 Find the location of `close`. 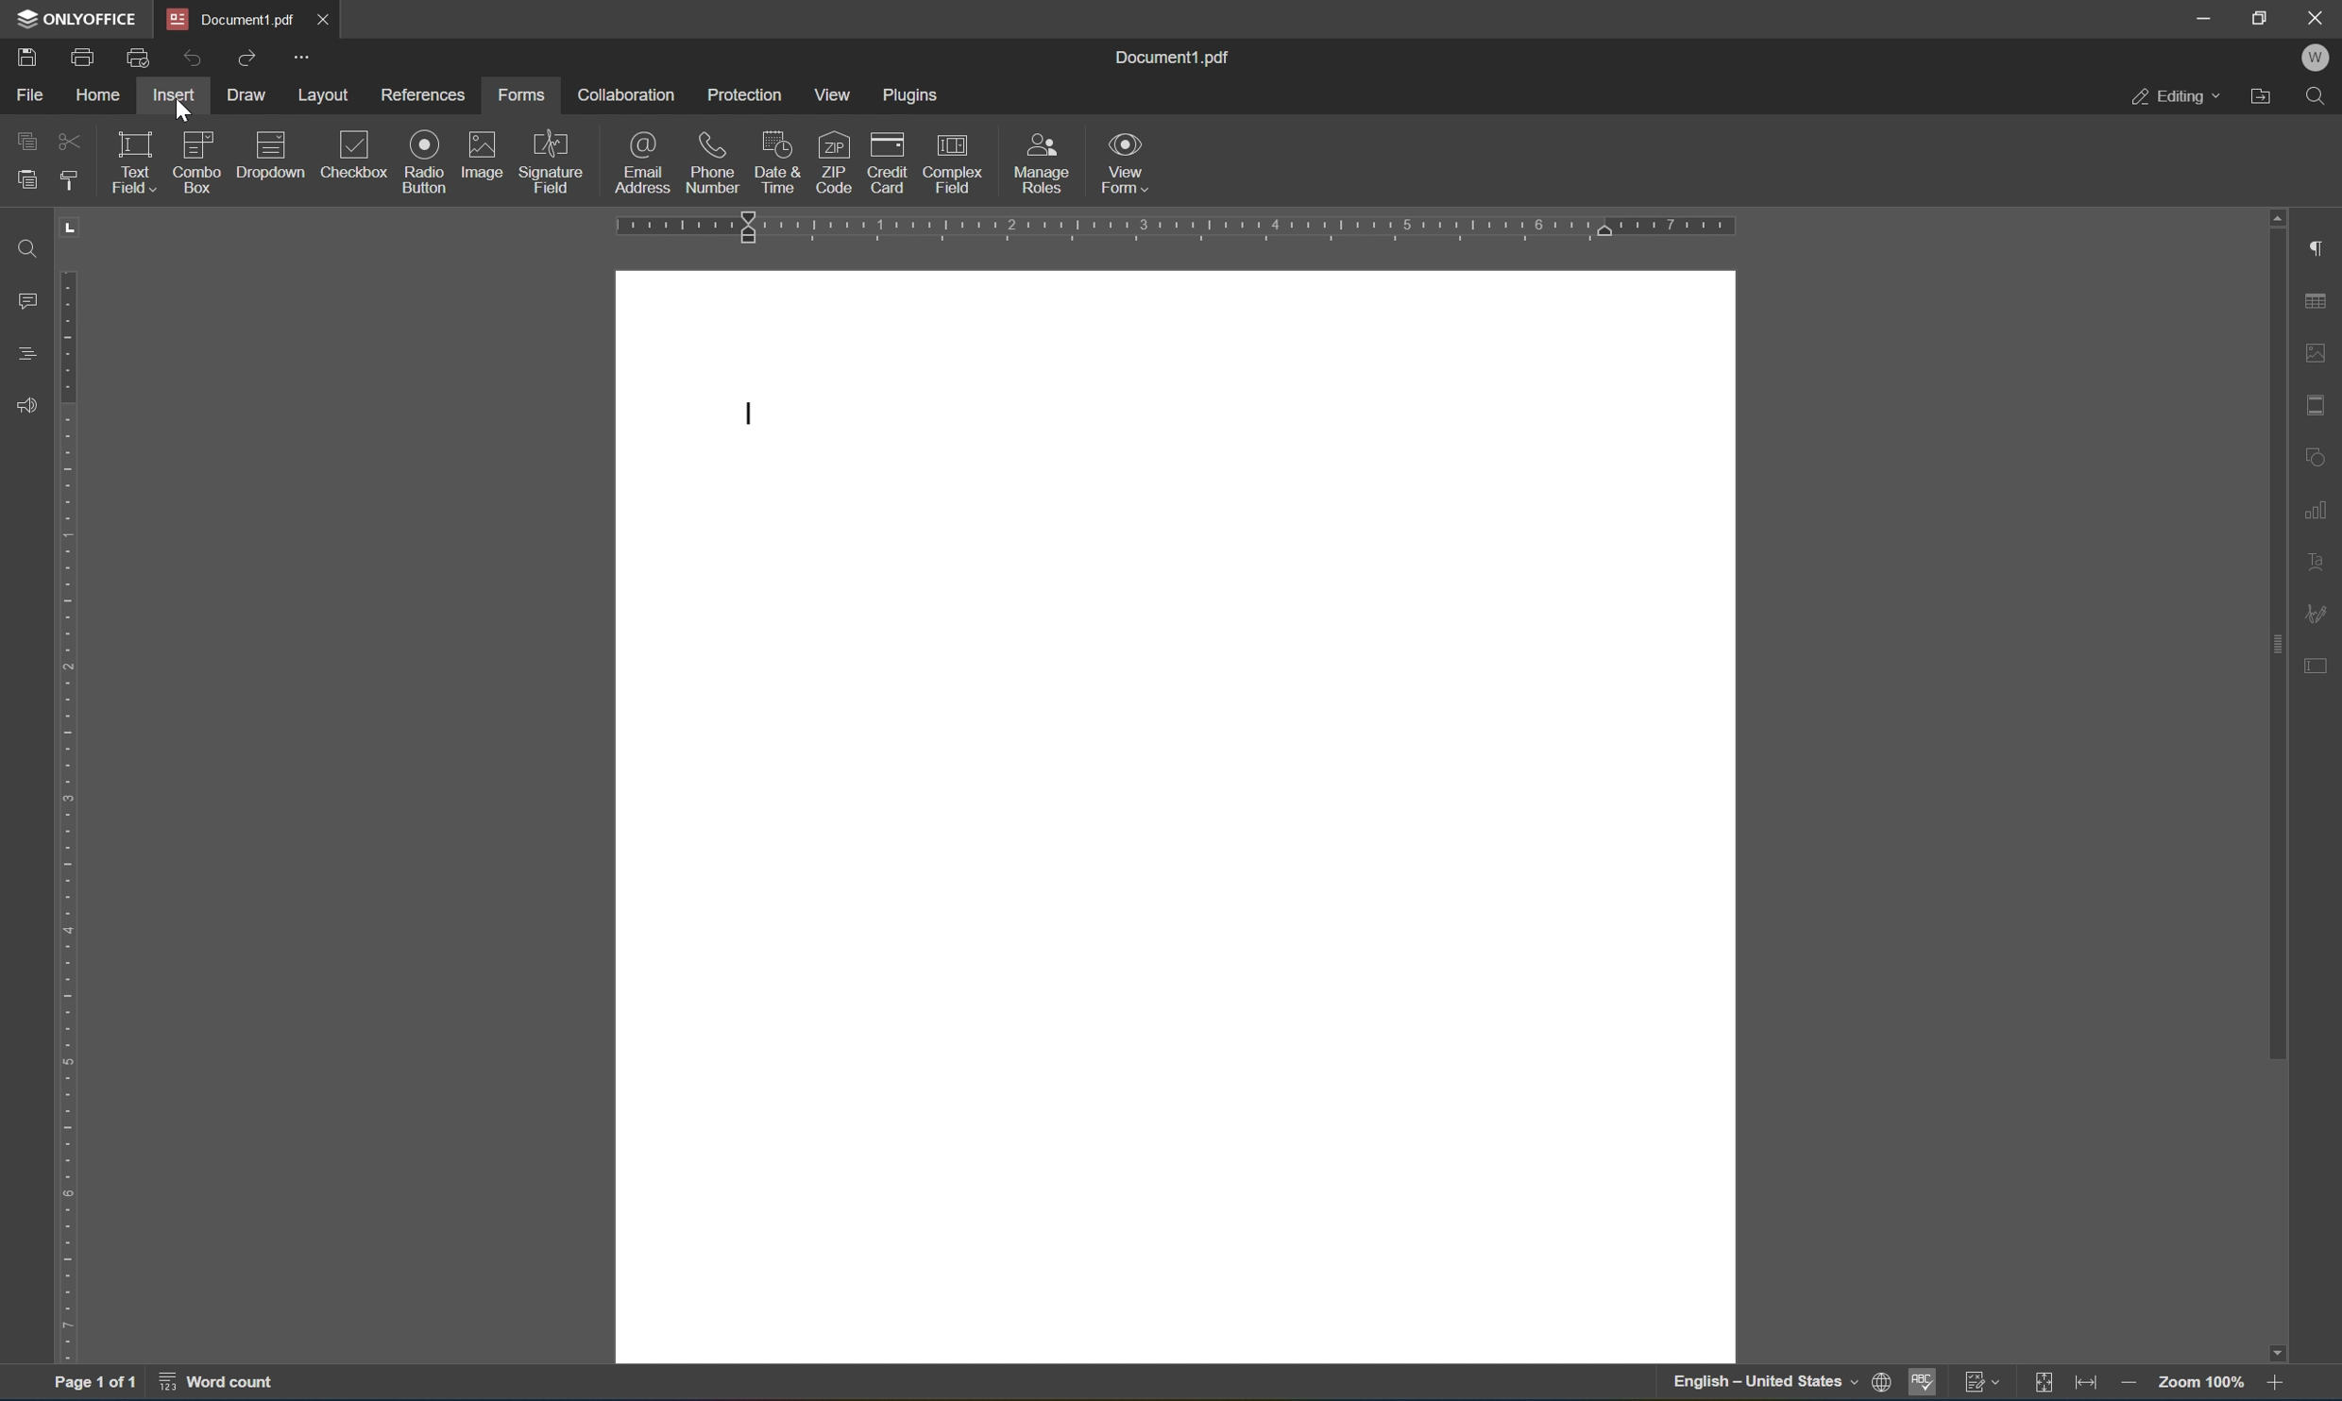

close is located at coordinates (2318, 19).